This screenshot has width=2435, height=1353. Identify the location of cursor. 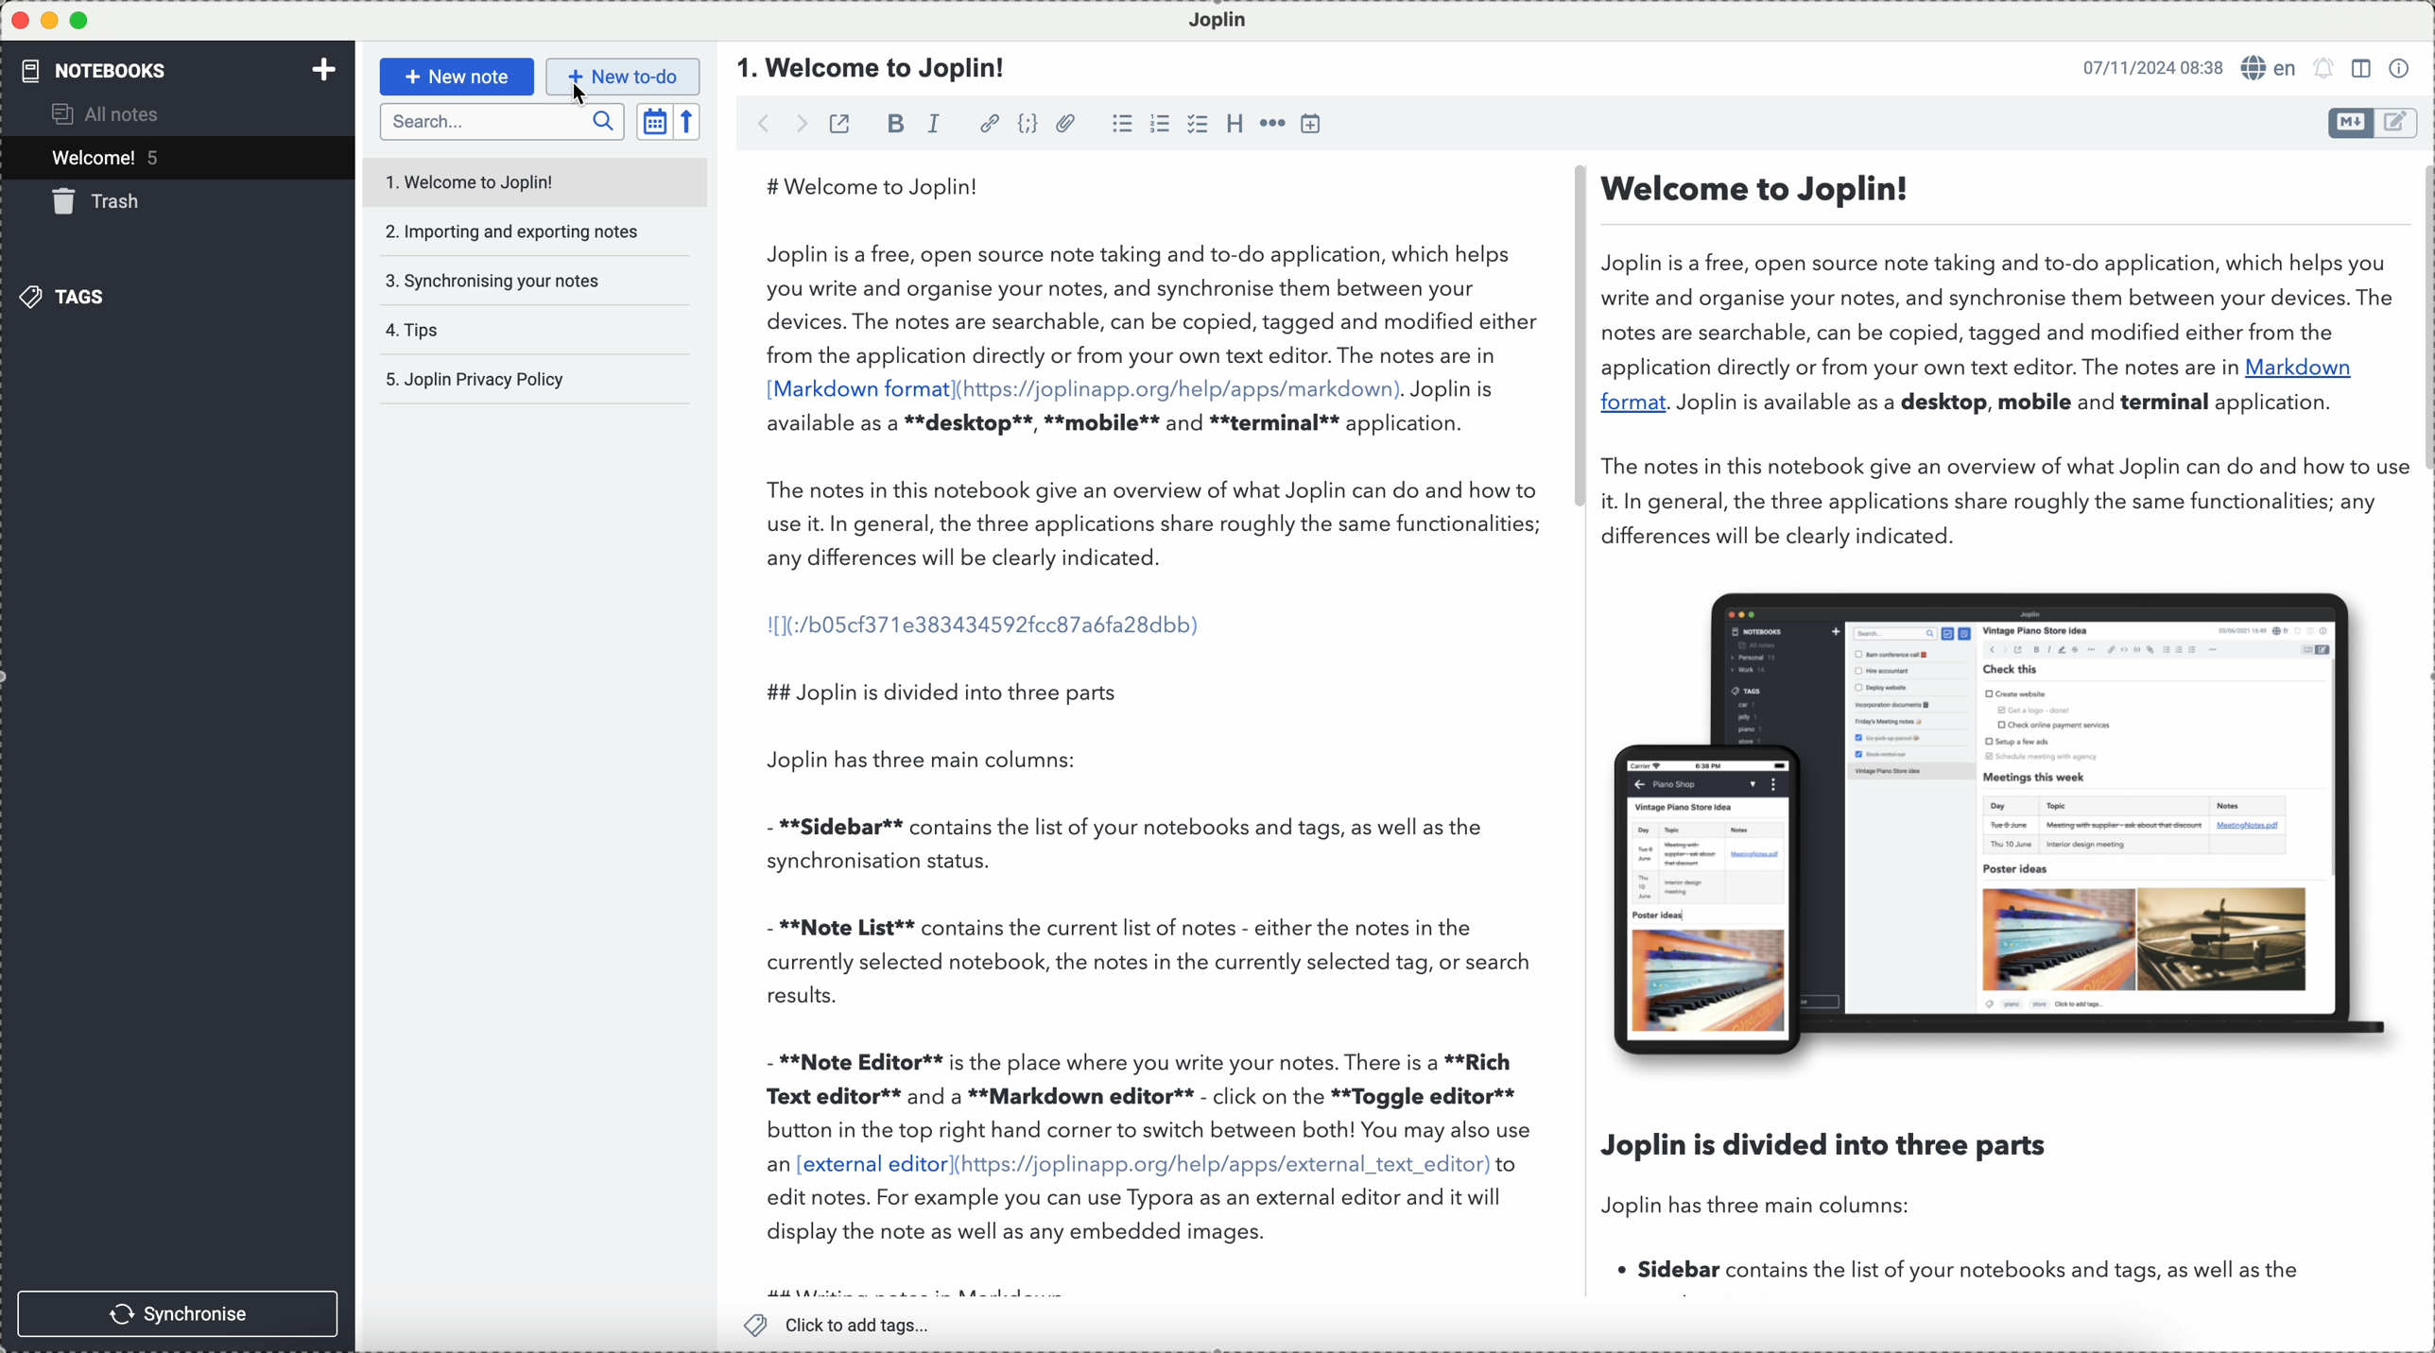
(578, 93).